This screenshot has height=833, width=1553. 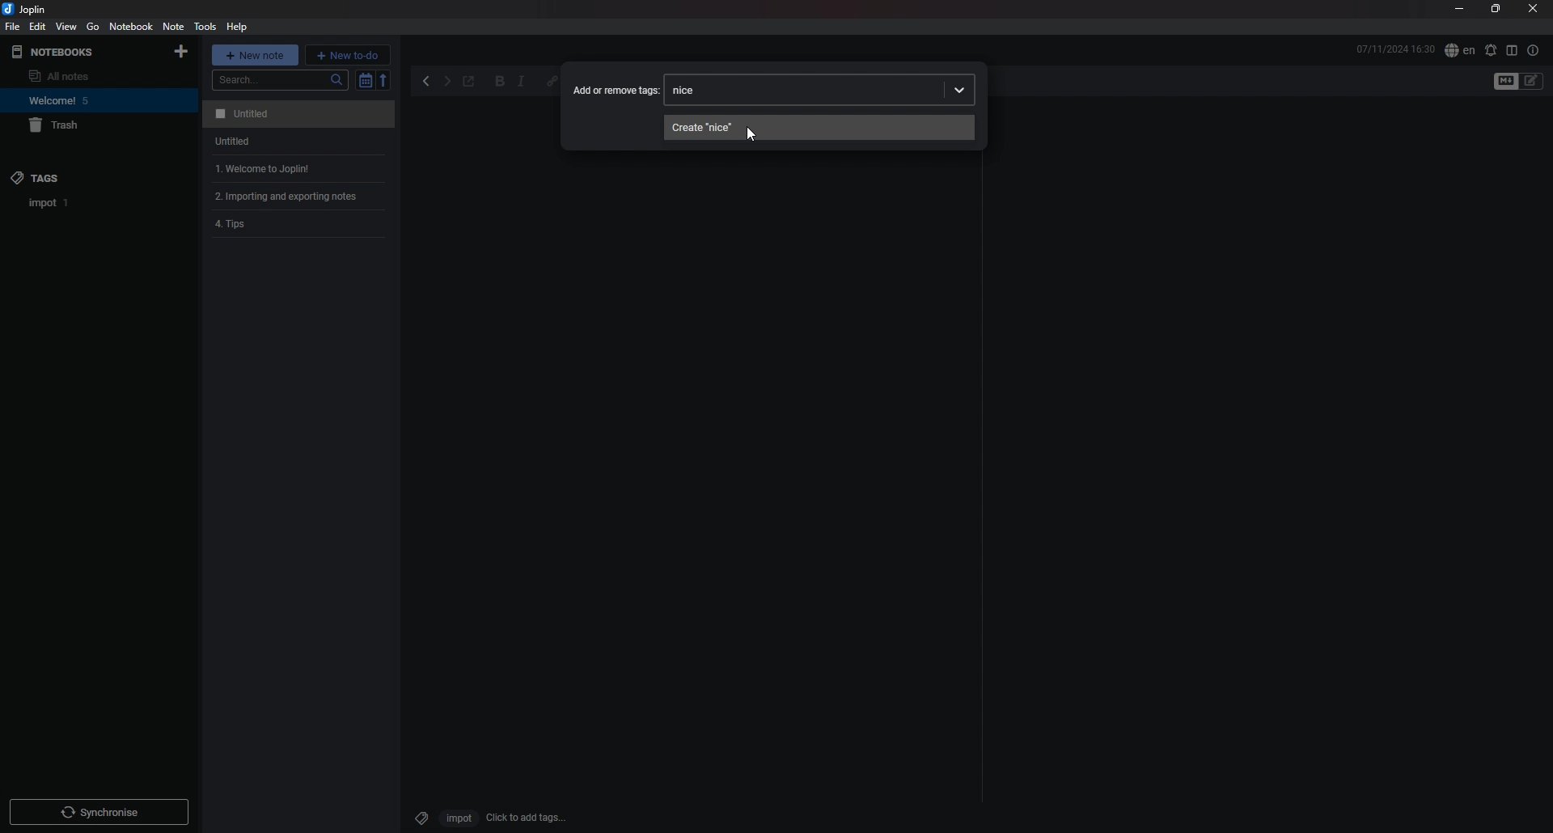 What do you see at coordinates (1512, 50) in the screenshot?
I see `toggle editor layout` at bounding box center [1512, 50].